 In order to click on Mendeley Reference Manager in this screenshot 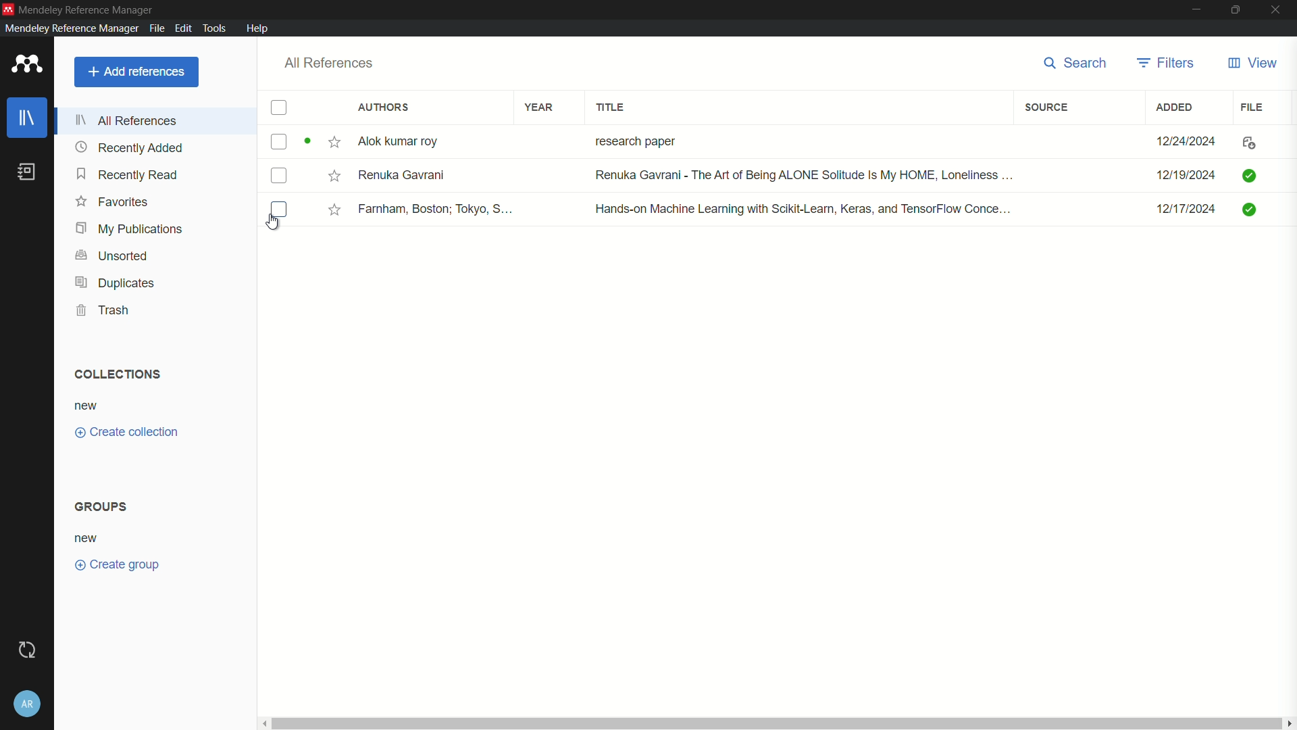, I will do `click(91, 8)`.